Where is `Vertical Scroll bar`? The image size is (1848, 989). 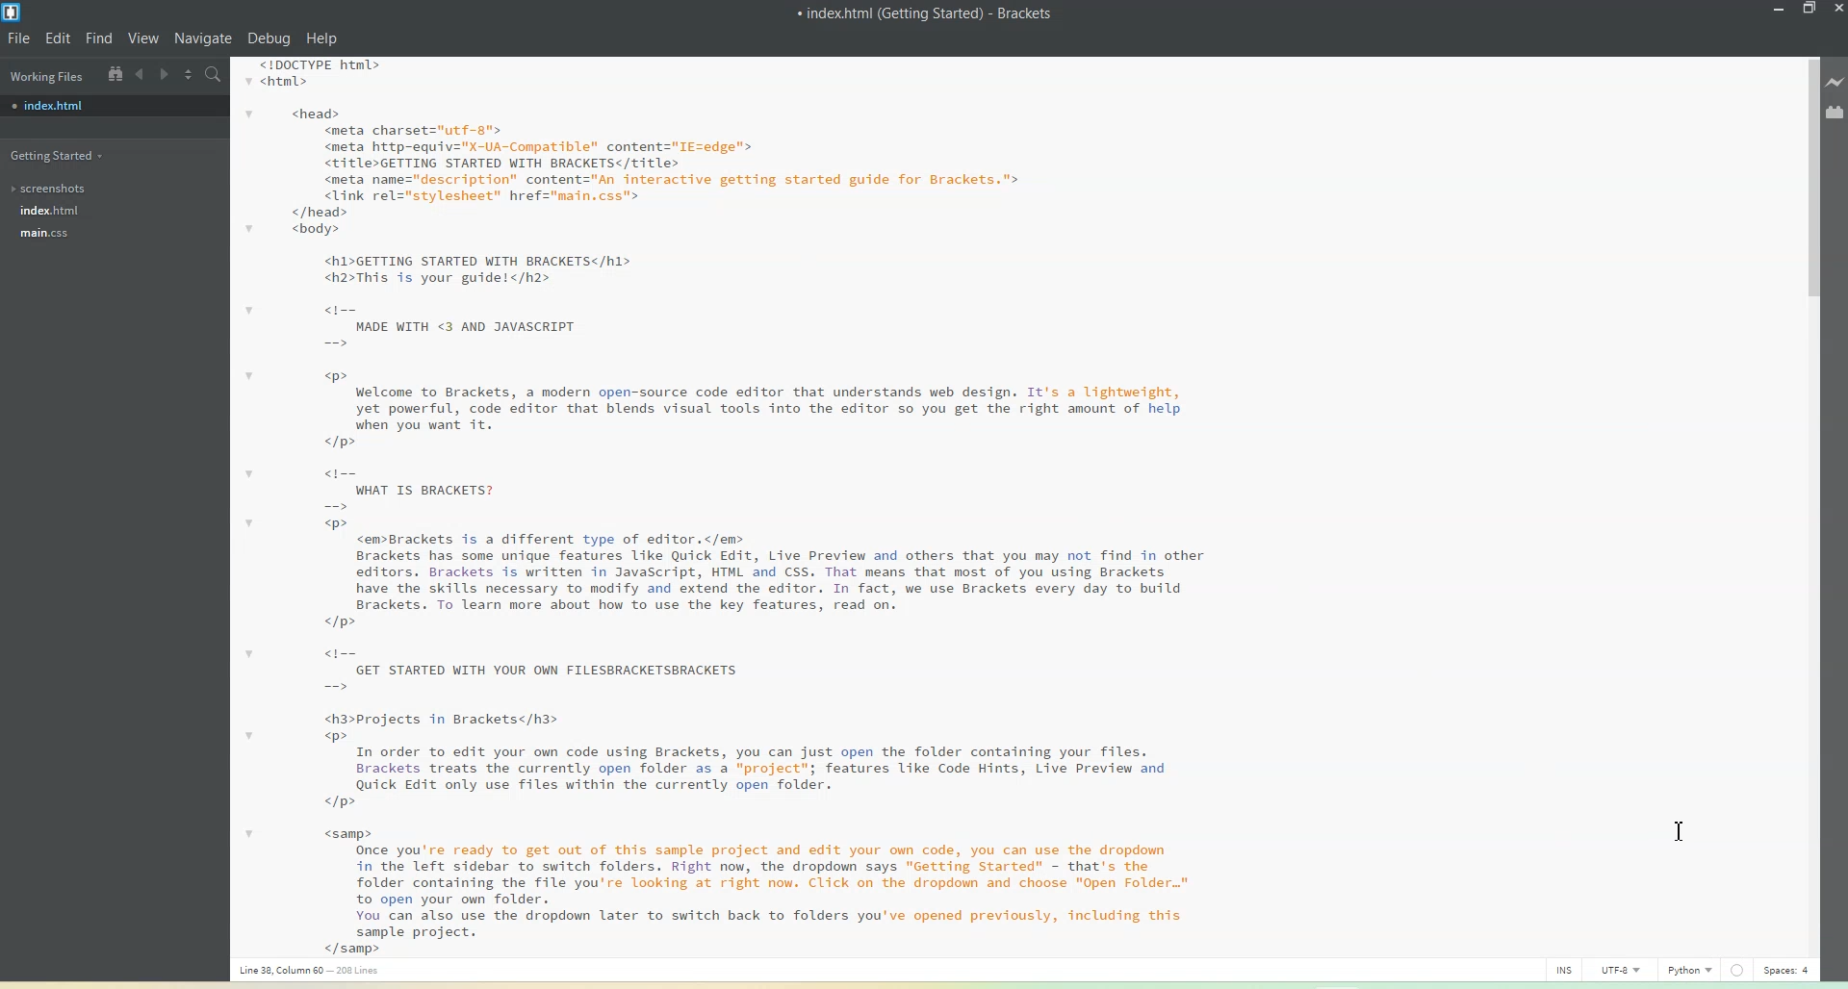 Vertical Scroll bar is located at coordinates (1807, 499).